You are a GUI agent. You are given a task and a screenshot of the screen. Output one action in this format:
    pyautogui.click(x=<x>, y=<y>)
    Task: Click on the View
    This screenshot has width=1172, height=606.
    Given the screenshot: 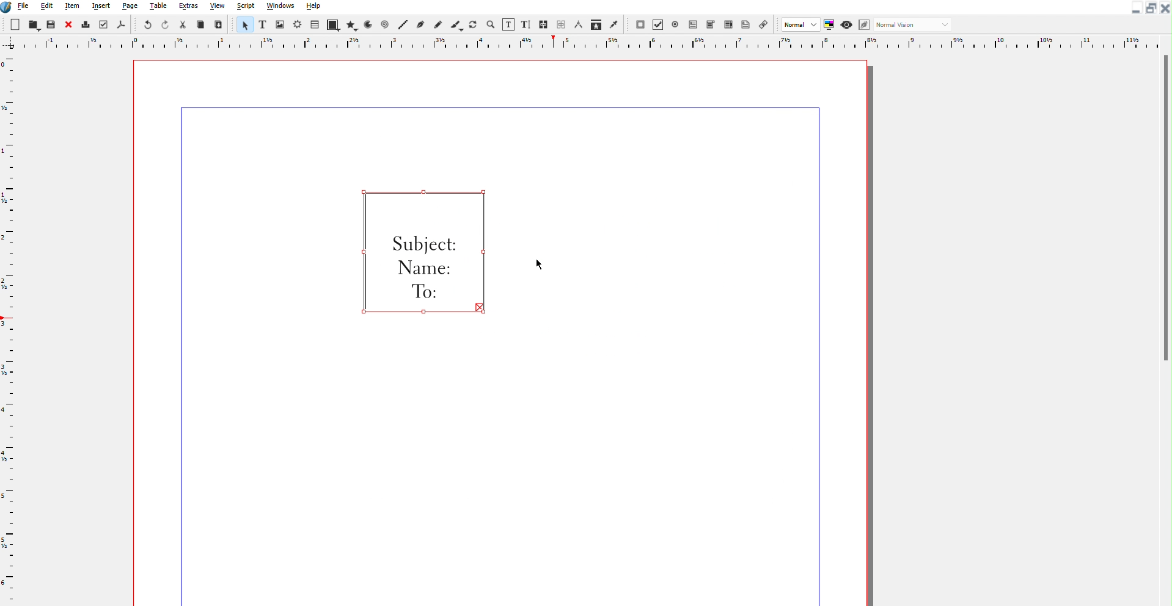 What is the action you would take?
    pyautogui.click(x=216, y=7)
    